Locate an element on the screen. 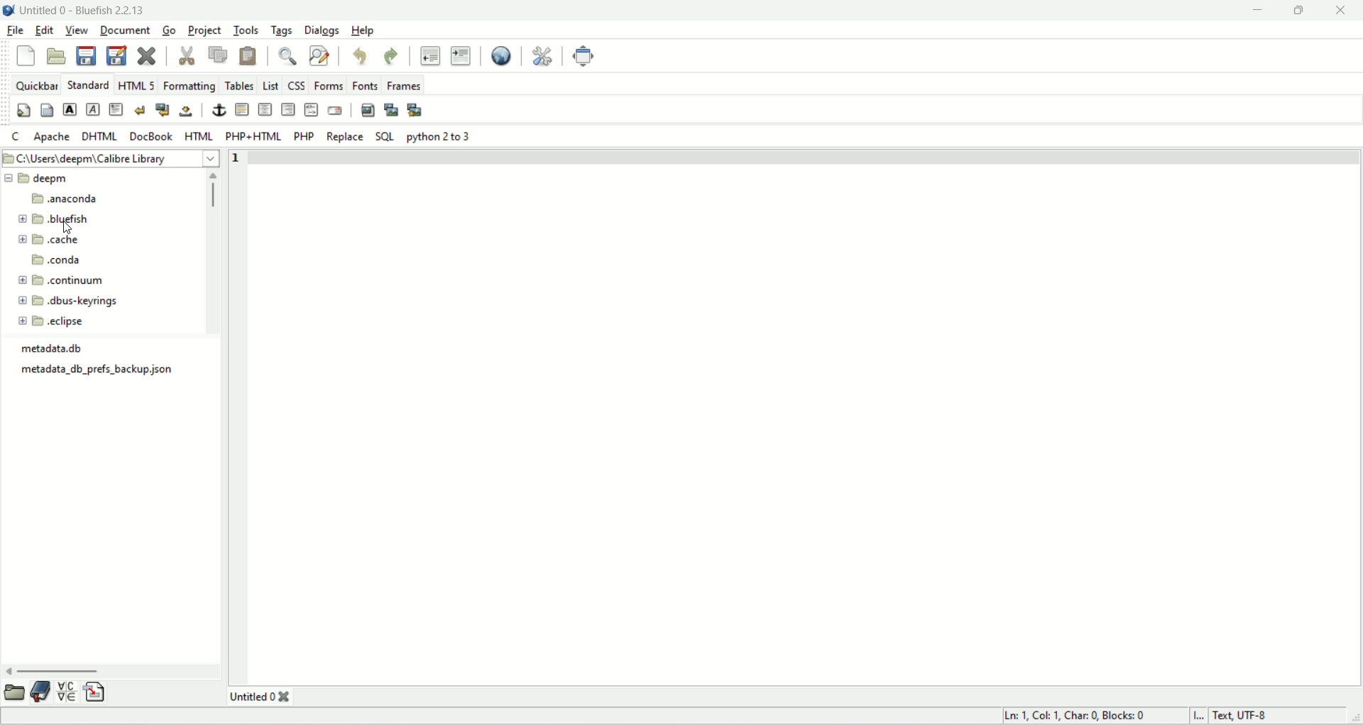 Image resolution: width=1363 pixels, height=725 pixels. strong is located at coordinates (70, 109).